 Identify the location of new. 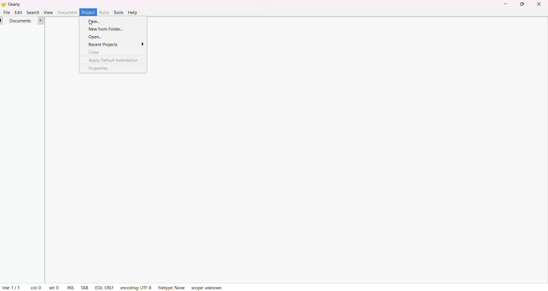
(98, 21).